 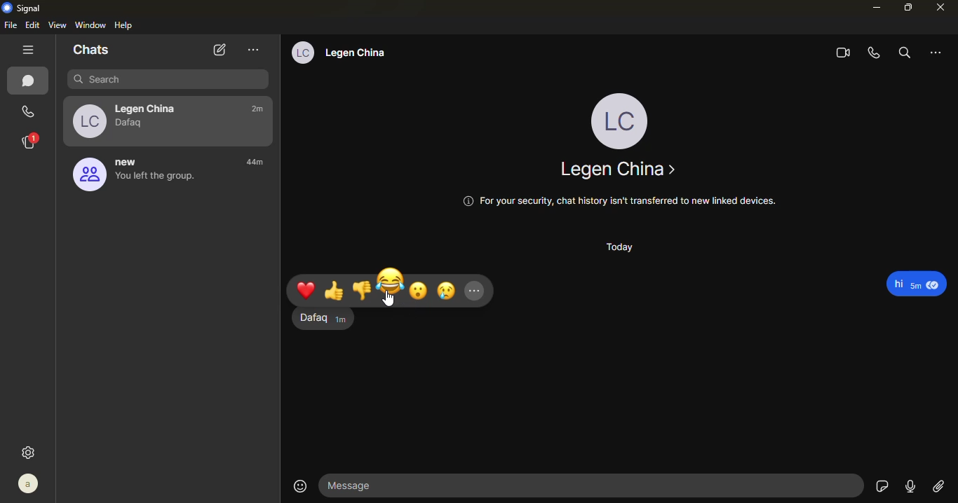 What do you see at coordinates (302, 53) in the screenshot?
I see `lc profile` at bounding box center [302, 53].